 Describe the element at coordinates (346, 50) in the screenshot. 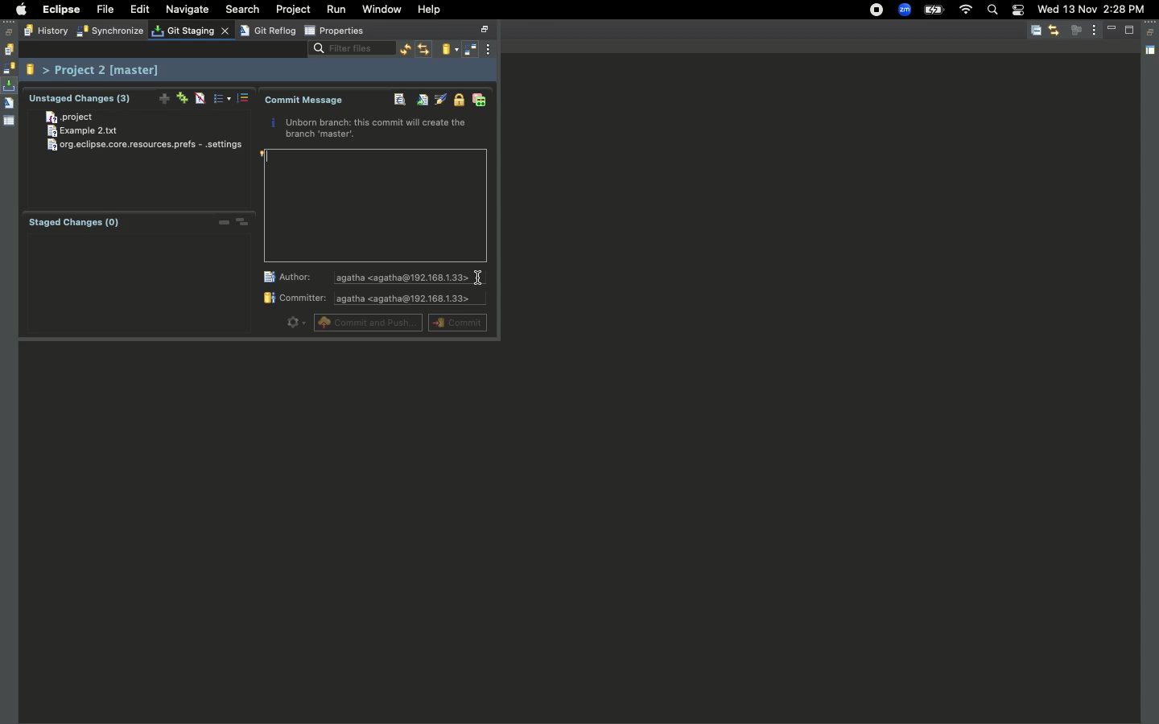

I see `Filter files` at that location.